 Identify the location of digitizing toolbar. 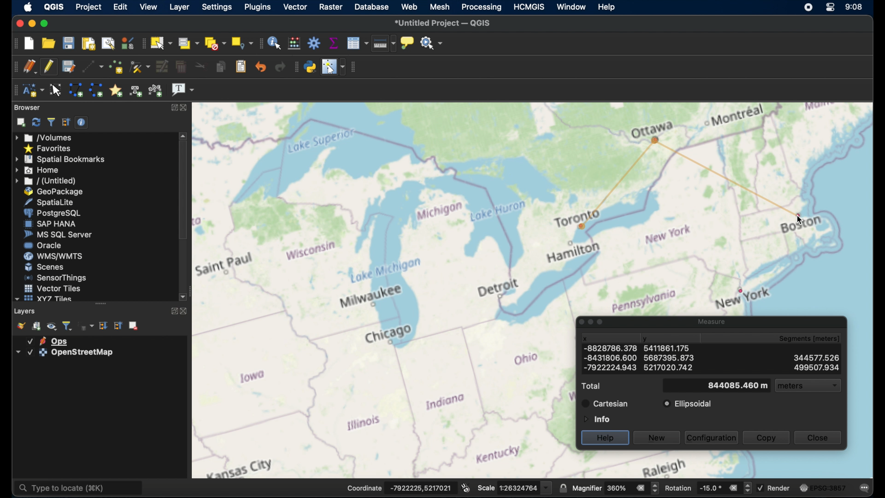
(13, 67).